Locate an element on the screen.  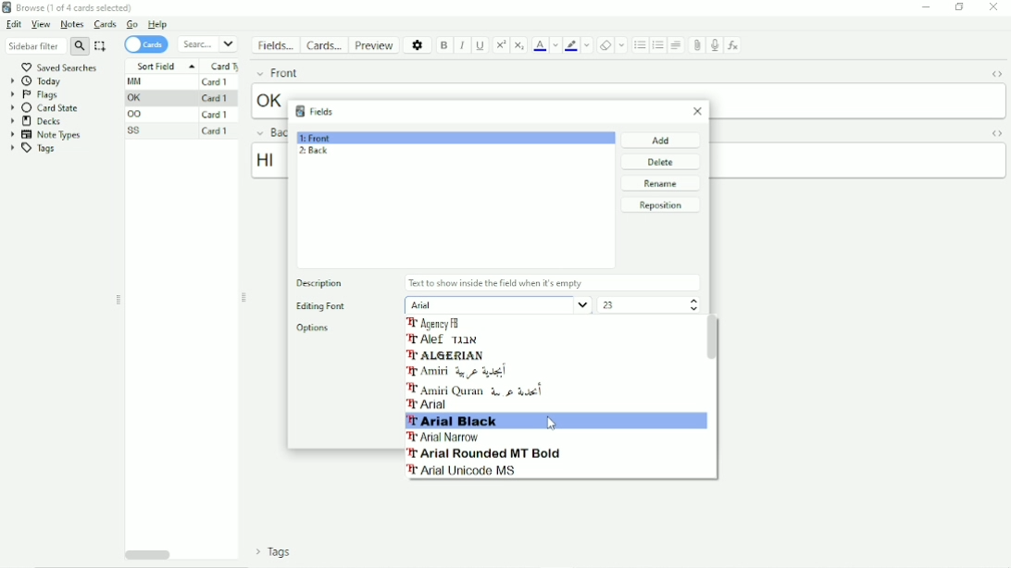
Select formatting to remove is located at coordinates (622, 44).